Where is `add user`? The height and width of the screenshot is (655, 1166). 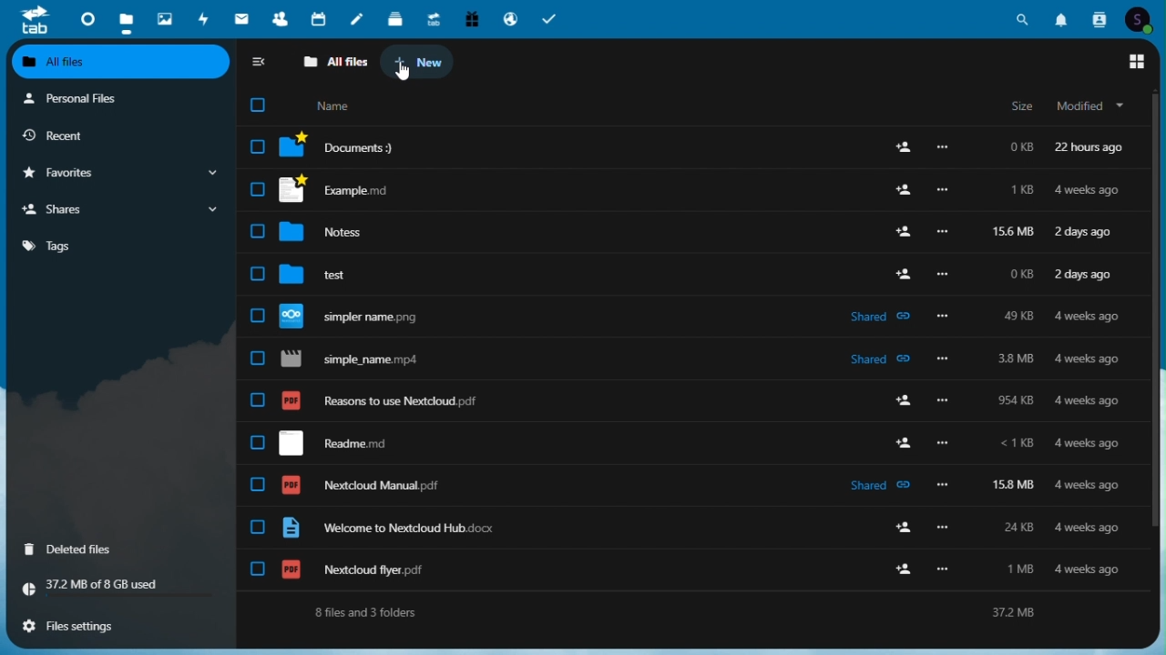
add user is located at coordinates (907, 528).